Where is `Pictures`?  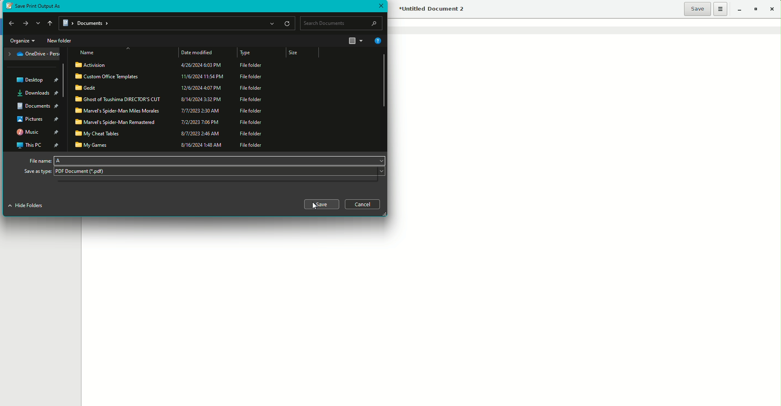 Pictures is located at coordinates (37, 119).